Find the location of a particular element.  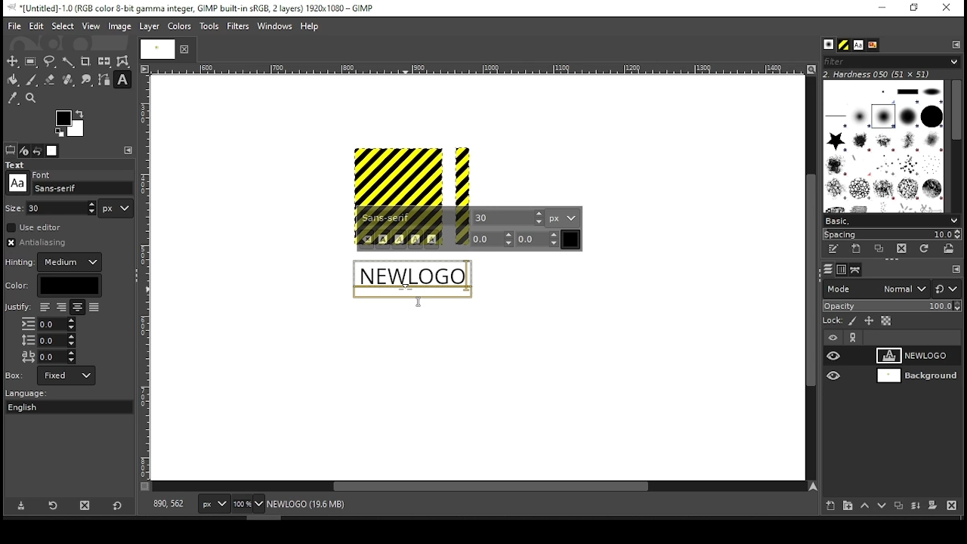

view is located at coordinates (91, 27).